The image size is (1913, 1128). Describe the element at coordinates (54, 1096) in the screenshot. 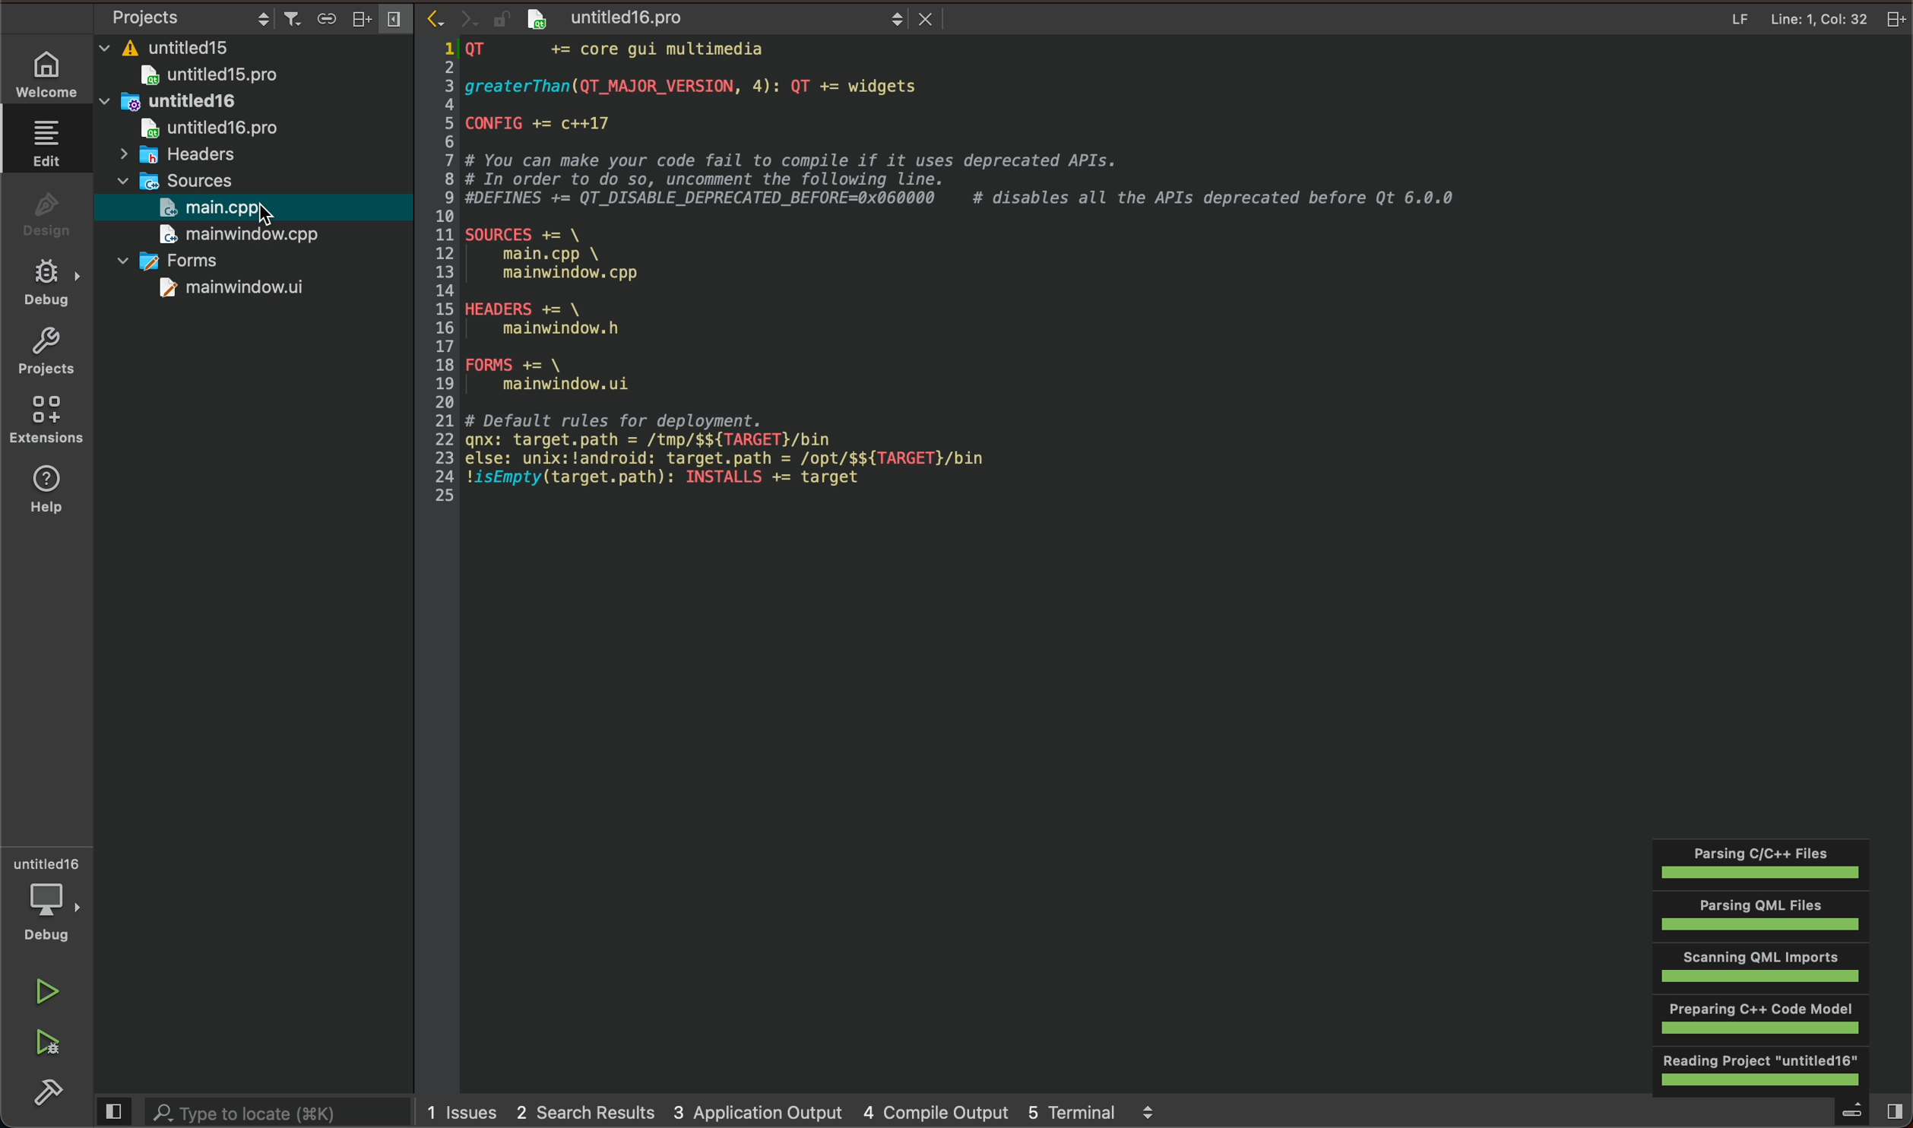

I see `build` at that location.